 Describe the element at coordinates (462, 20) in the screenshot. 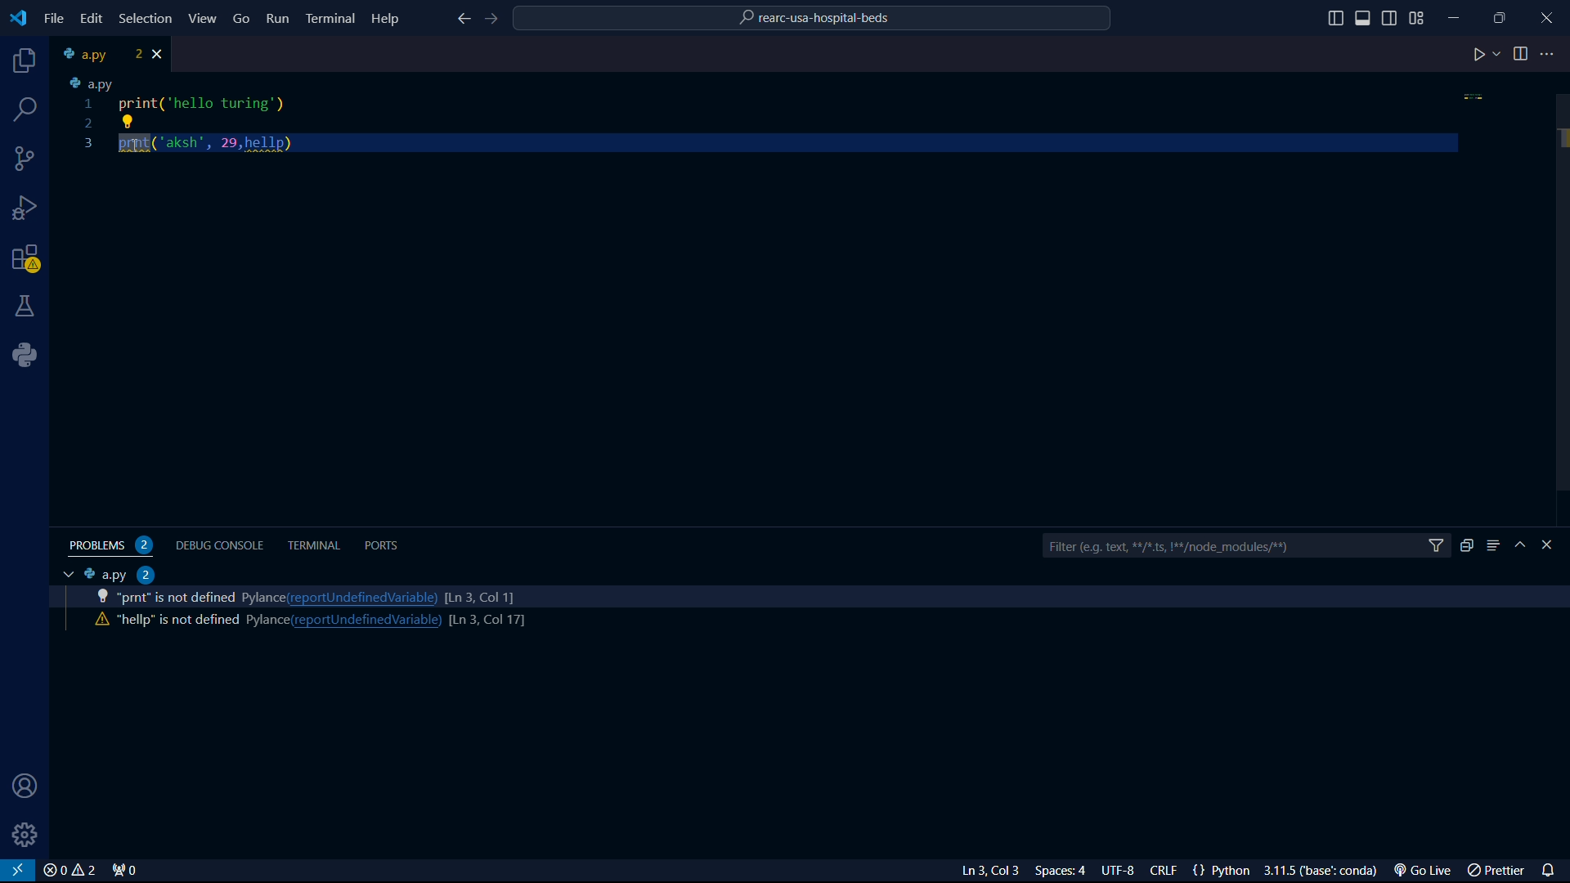

I see `back` at that location.